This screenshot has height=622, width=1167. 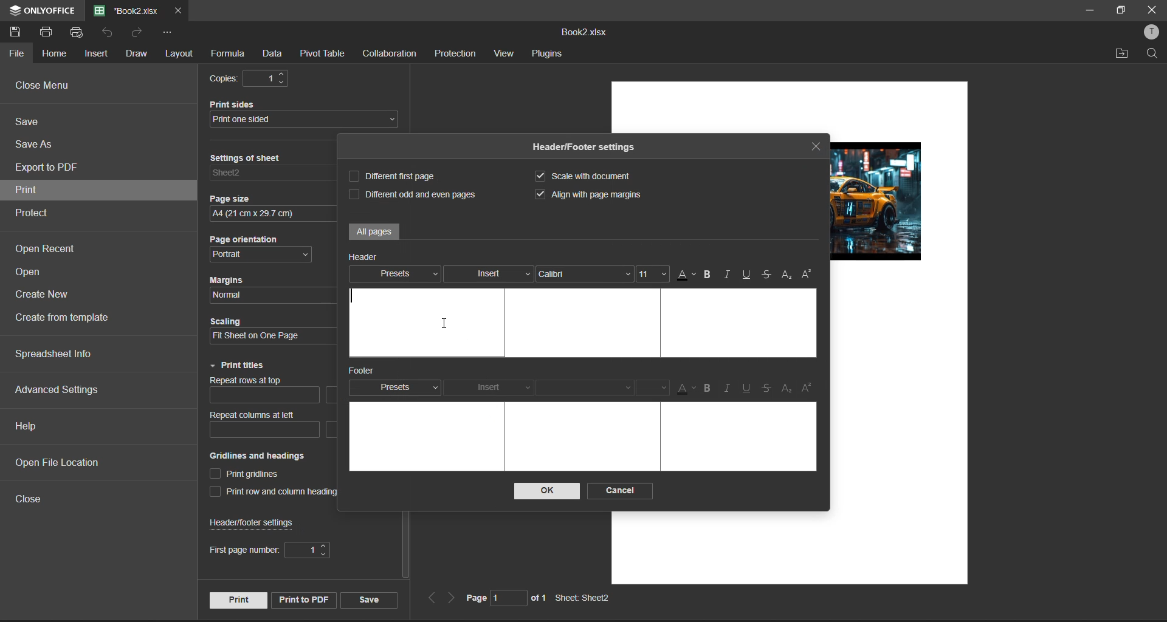 I want to click on superscript, so click(x=810, y=386).